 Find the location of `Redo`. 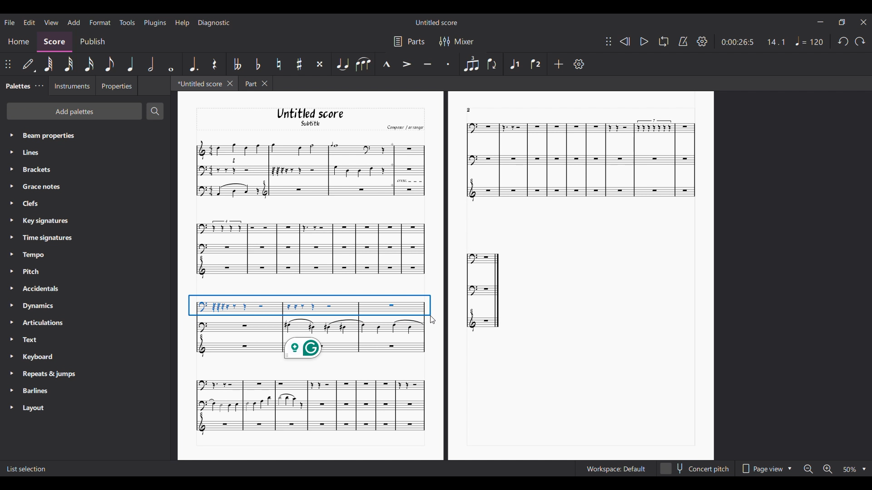

Redo is located at coordinates (860, 41).